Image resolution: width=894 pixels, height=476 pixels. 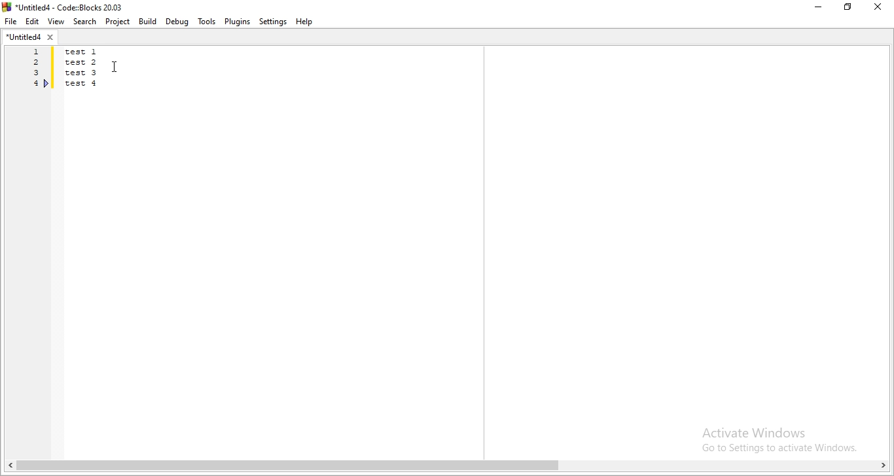 What do you see at coordinates (48, 84) in the screenshot?
I see `boomark line 4` at bounding box center [48, 84].